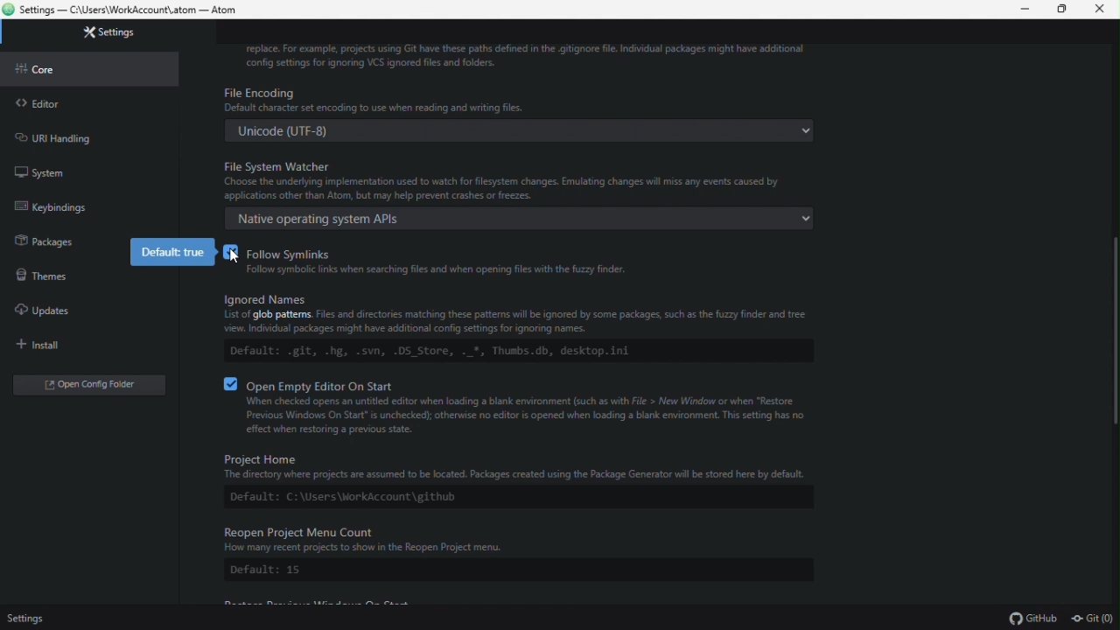  I want to click on Key bindings, so click(83, 206).